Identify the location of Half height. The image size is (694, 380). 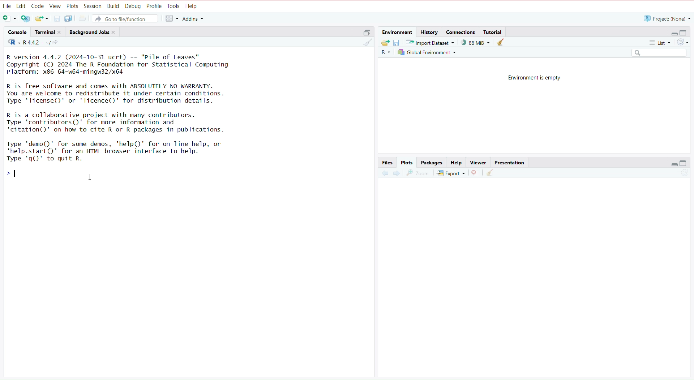
(367, 31).